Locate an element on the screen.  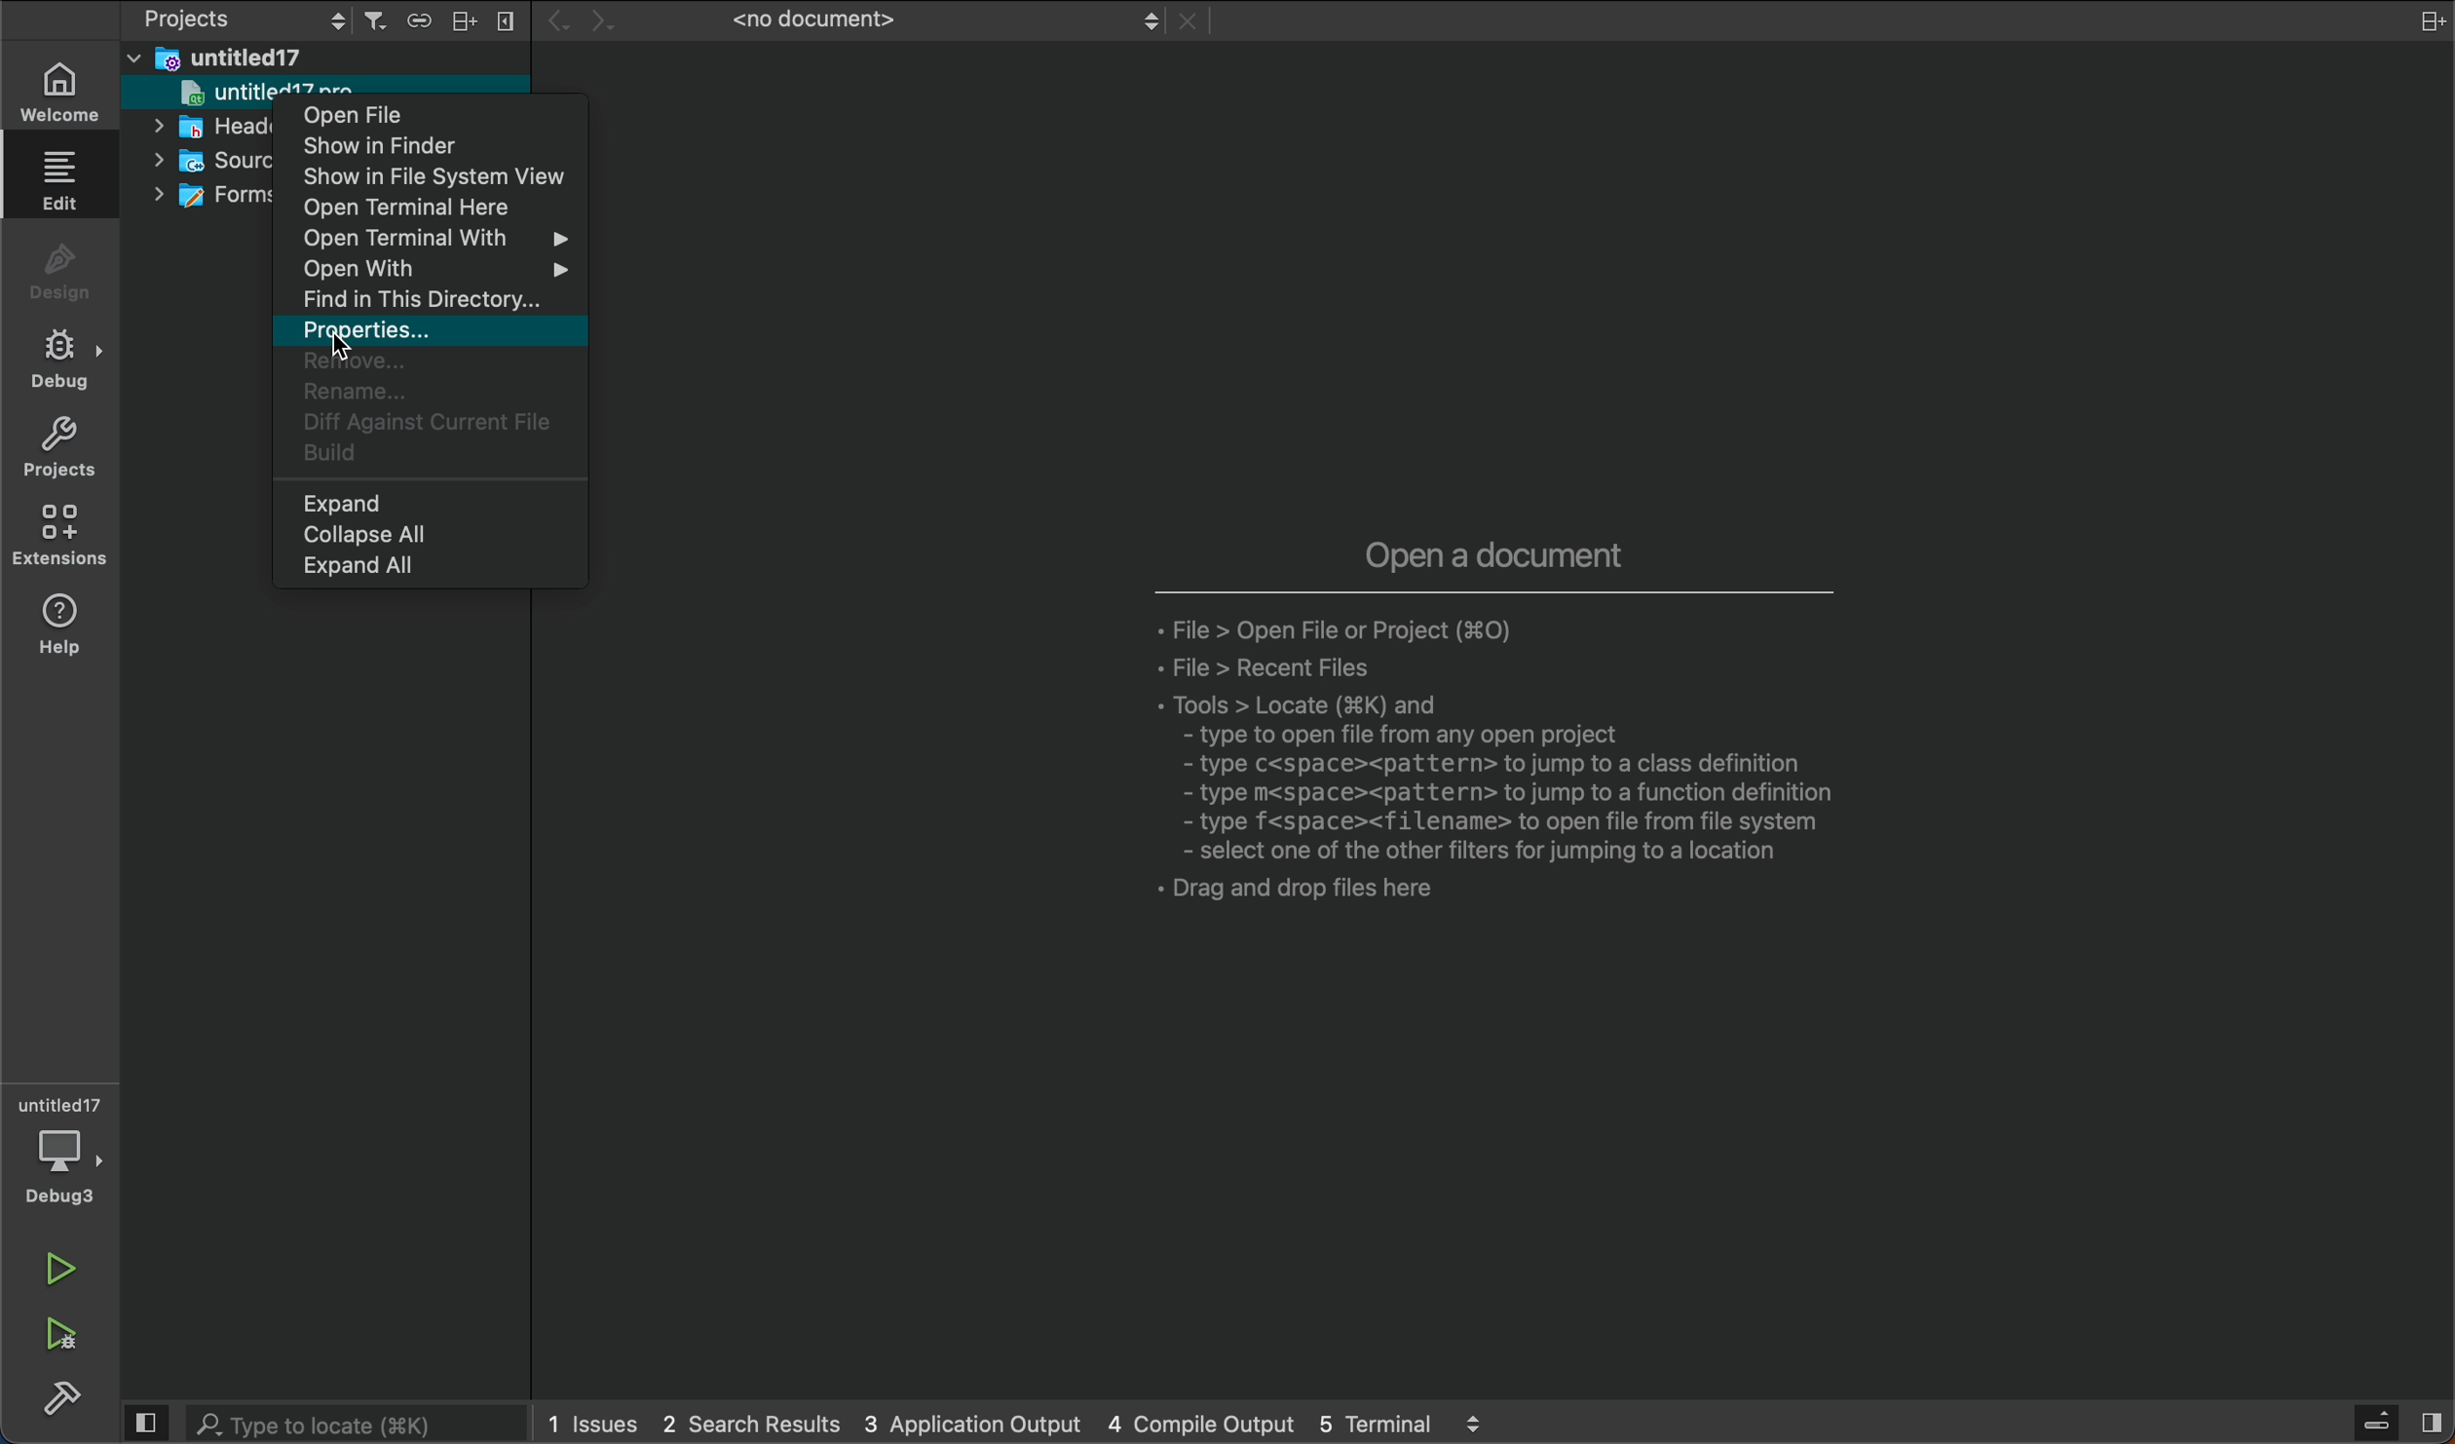
open terminal is located at coordinates (440, 210).